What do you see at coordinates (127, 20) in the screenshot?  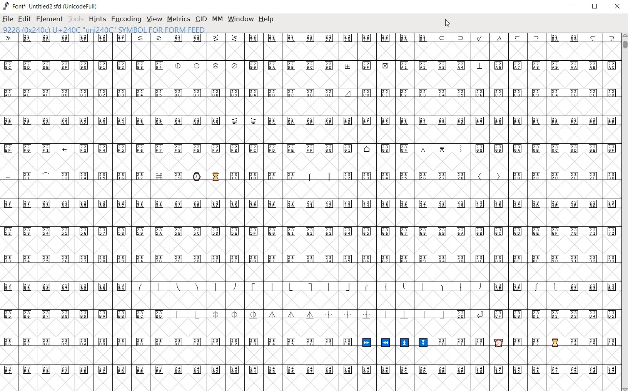 I see `encoding` at bounding box center [127, 20].